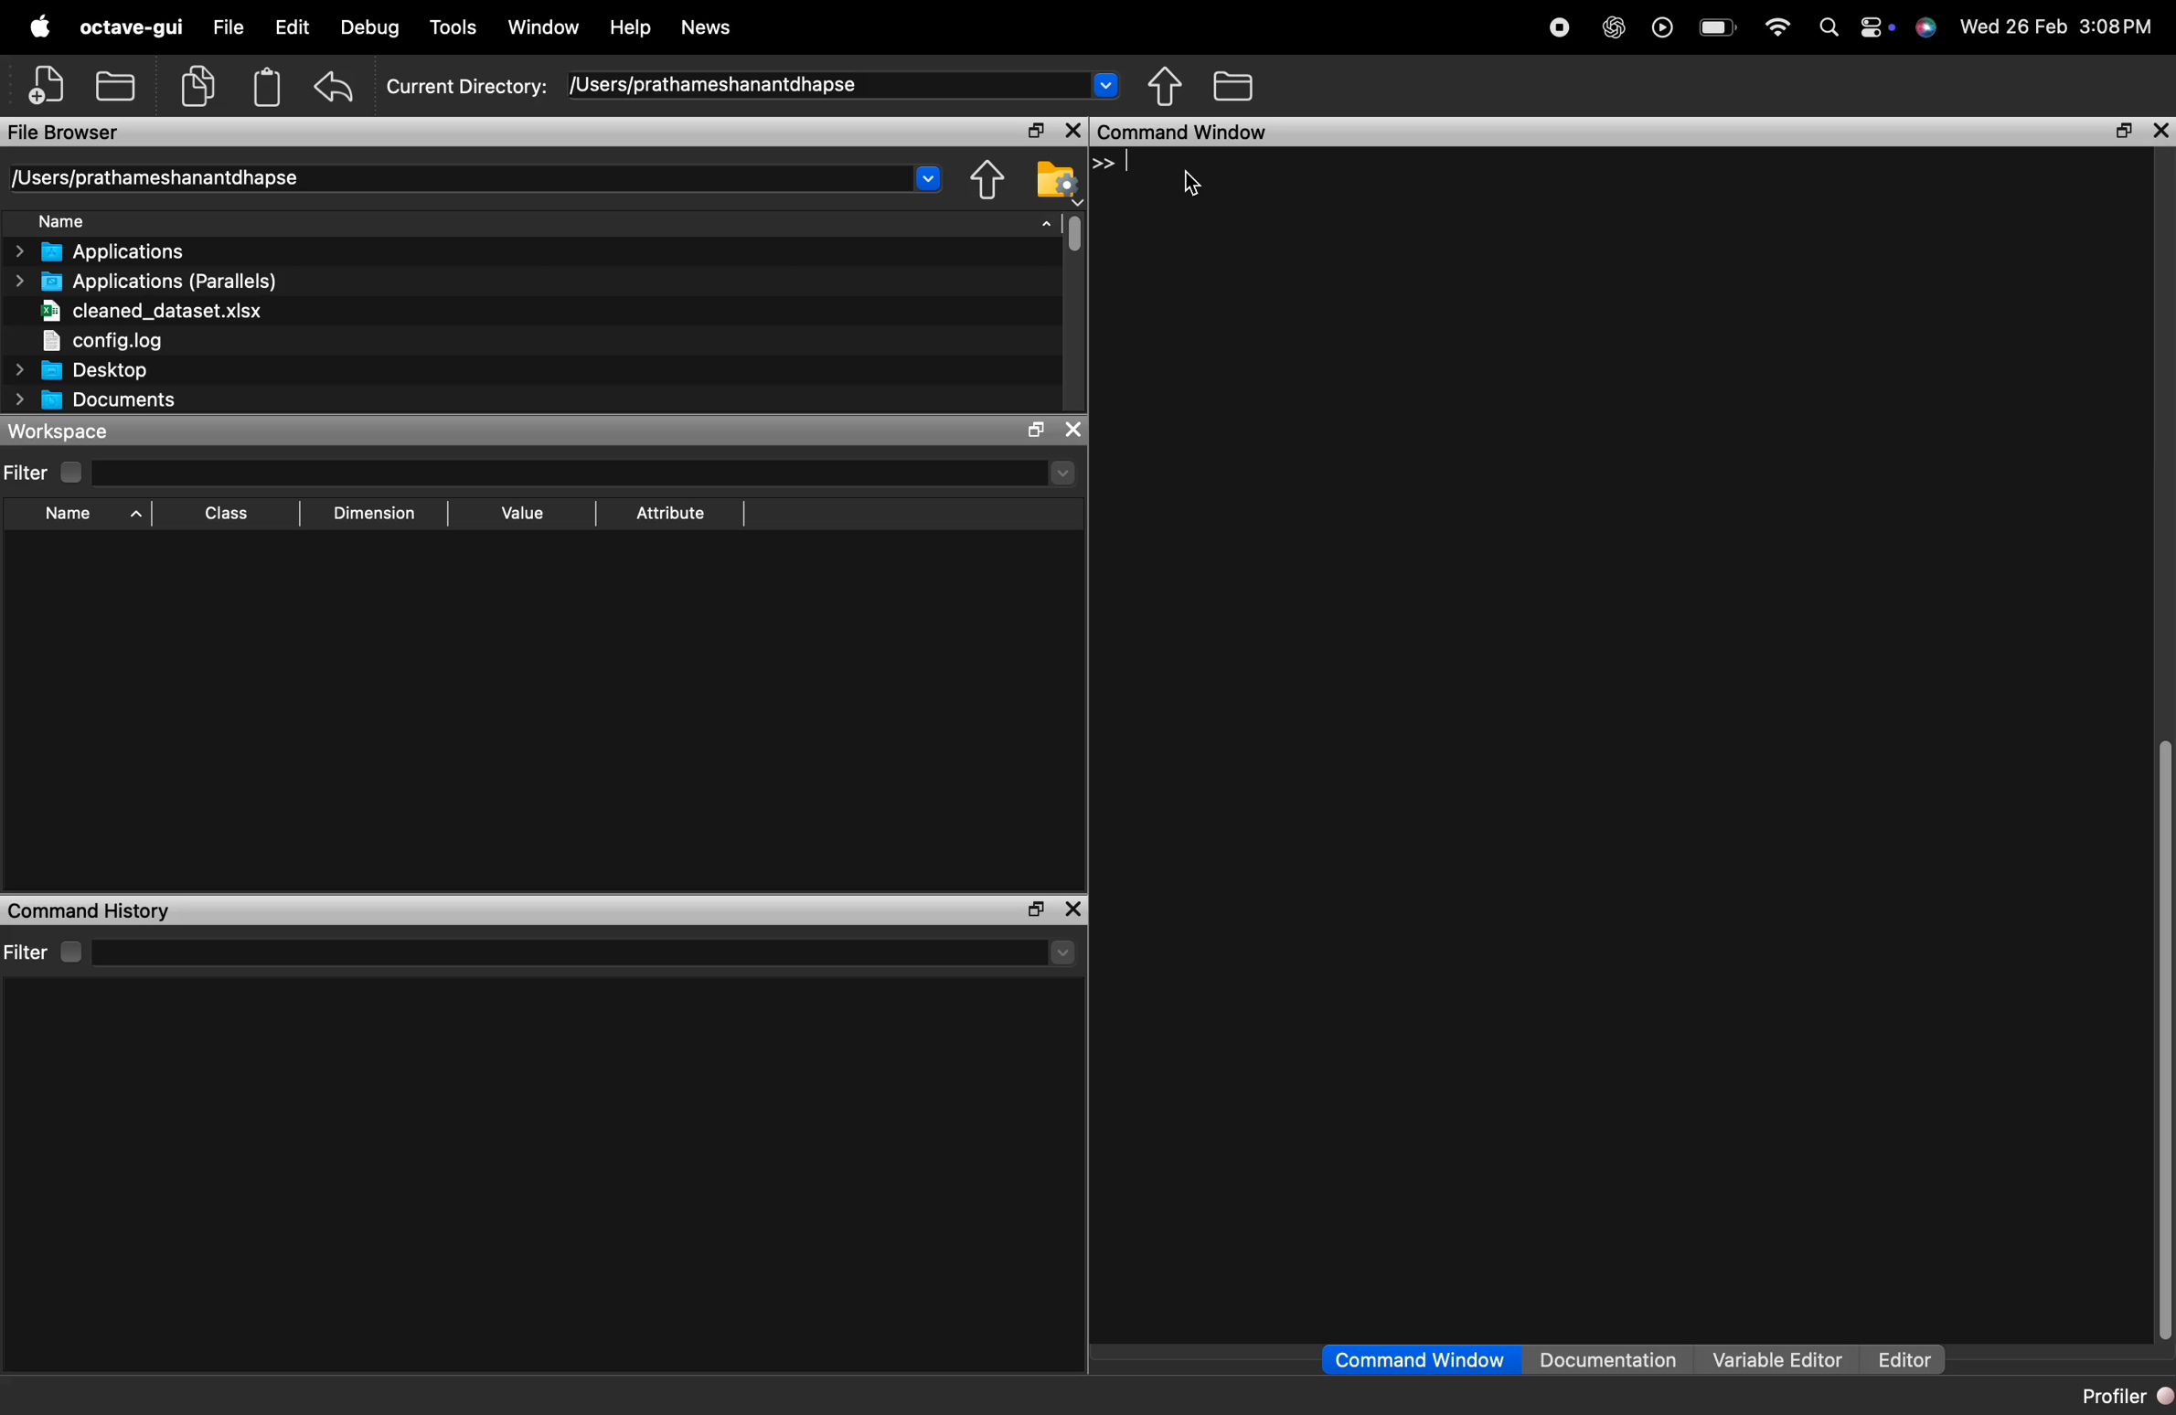  I want to click on Editor, so click(1910, 1357).